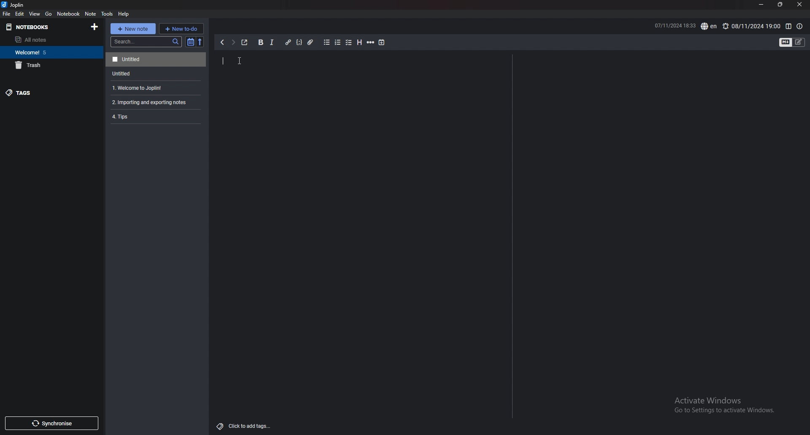 The image size is (810, 435). What do you see at coordinates (221, 43) in the screenshot?
I see `previous` at bounding box center [221, 43].